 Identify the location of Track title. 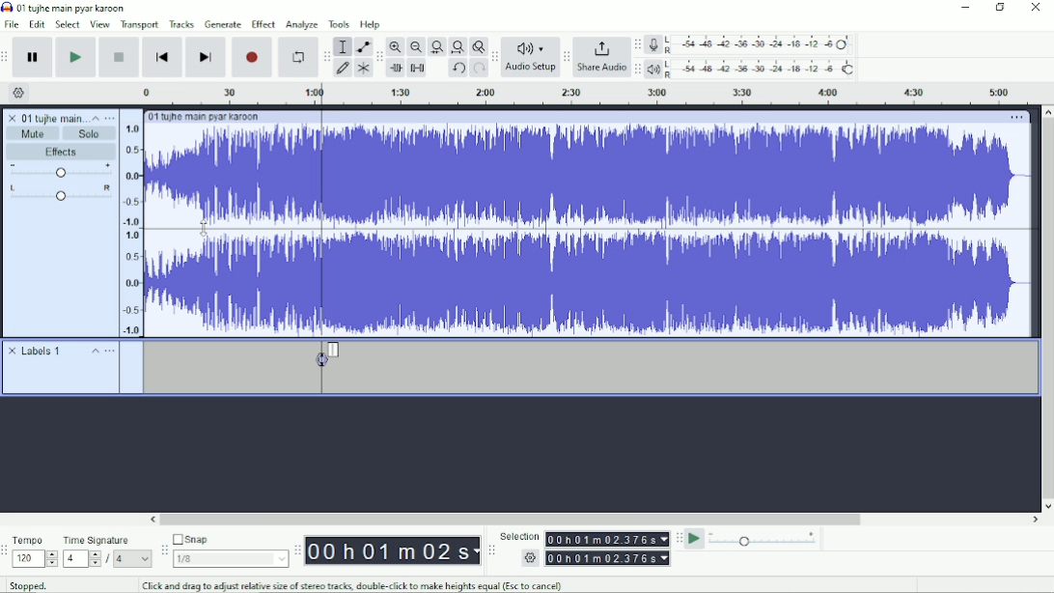
(42, 116).